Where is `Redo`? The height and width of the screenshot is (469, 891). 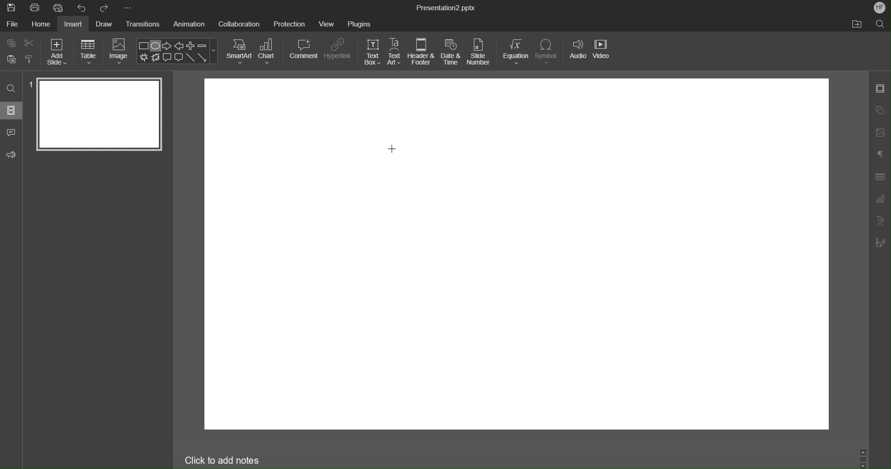
Redo is located at coordinates (105, 8).